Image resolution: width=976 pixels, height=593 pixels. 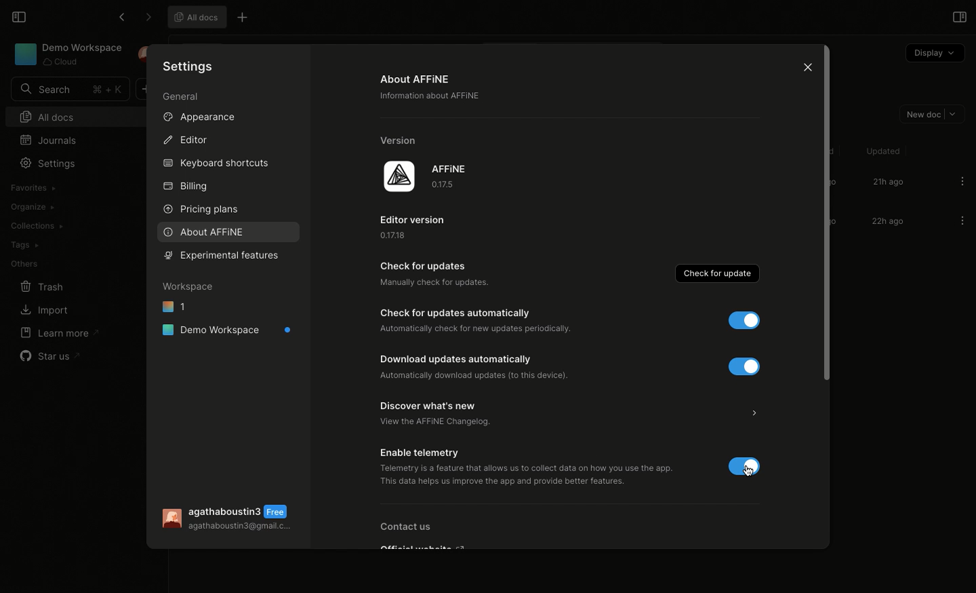 What do you see at coordinates (42, 287) in the screenshot?
I see `Trash` at bounding box center [42, 287].